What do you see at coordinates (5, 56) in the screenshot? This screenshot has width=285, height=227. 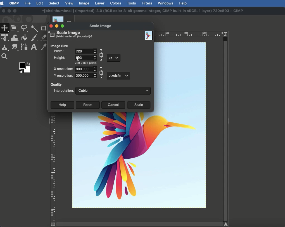 I see `Magnify` at bounding box center [5, 56].